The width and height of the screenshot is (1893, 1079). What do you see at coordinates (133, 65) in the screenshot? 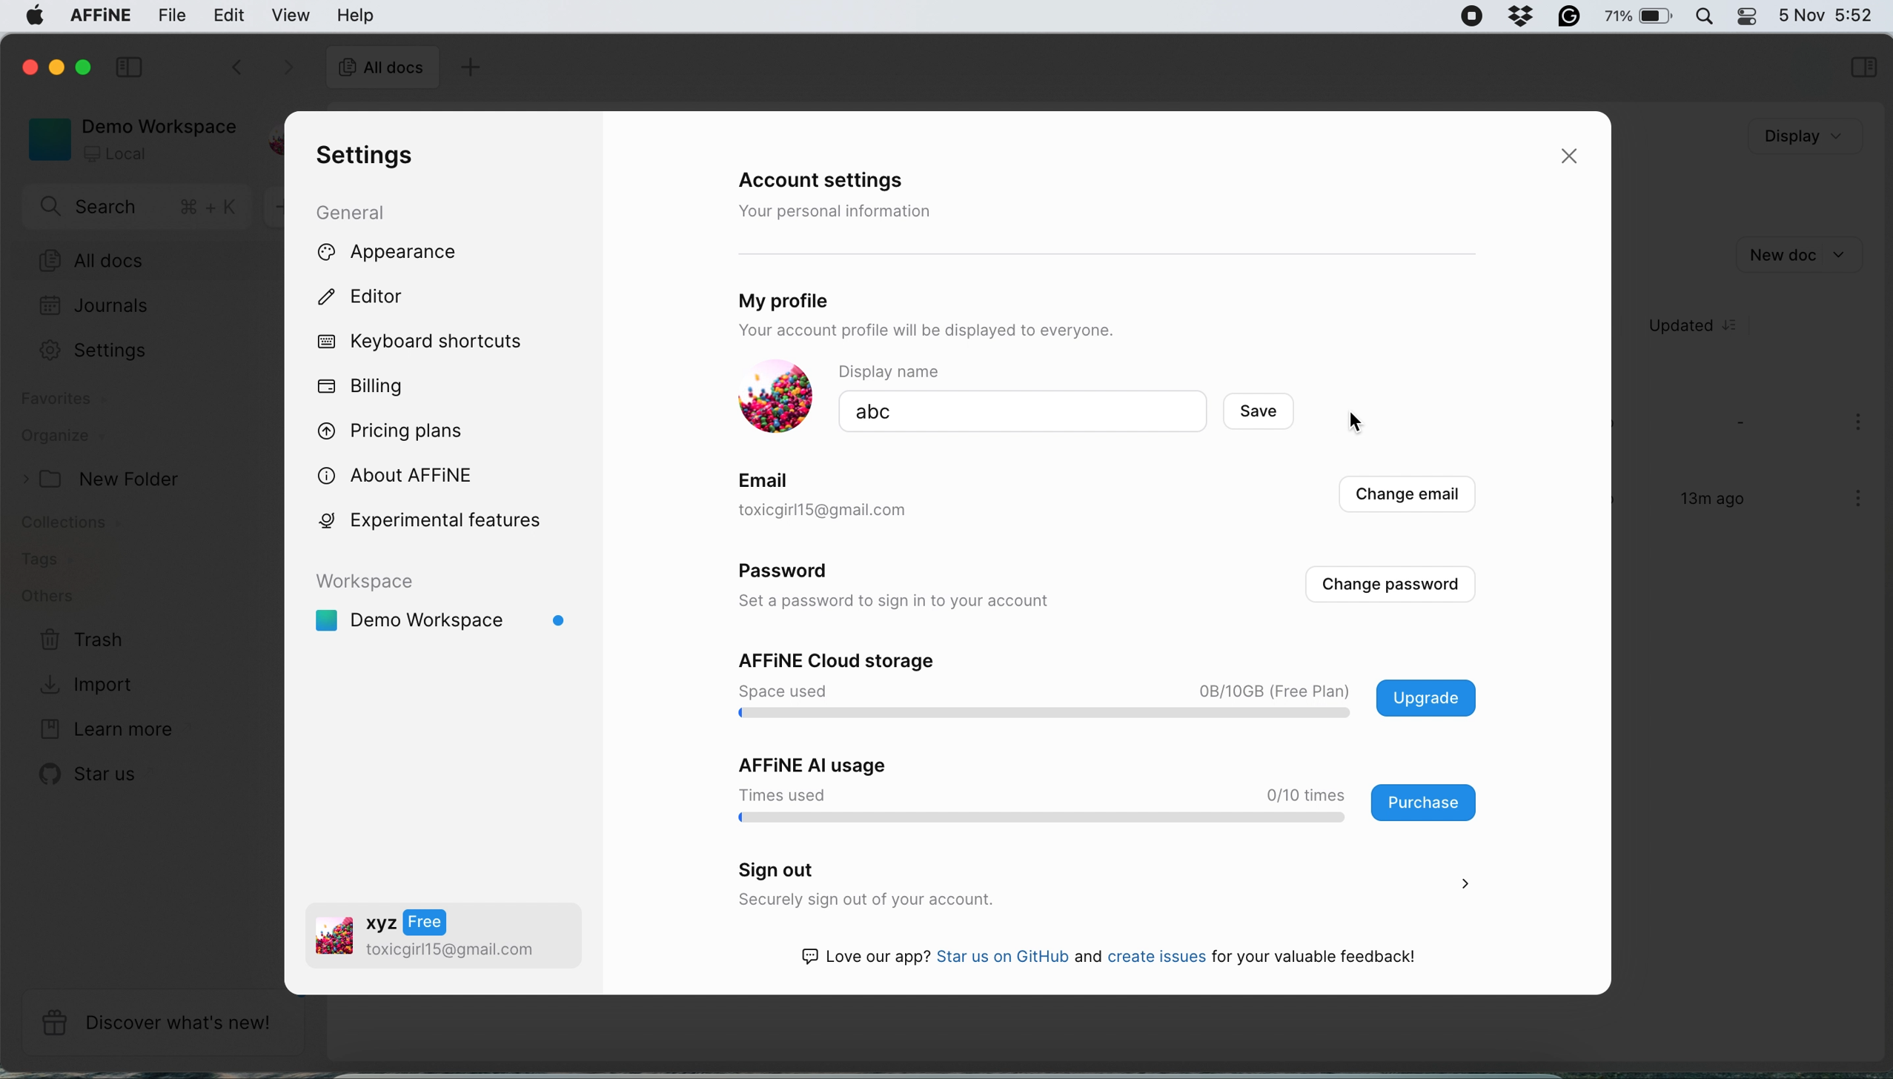
I see `collapse sidebar` at bounding box center [133, 65].